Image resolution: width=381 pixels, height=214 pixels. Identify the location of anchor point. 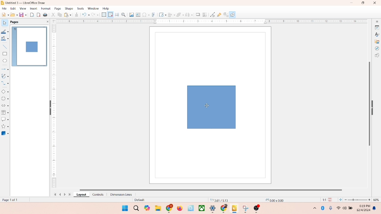
(274, 199).